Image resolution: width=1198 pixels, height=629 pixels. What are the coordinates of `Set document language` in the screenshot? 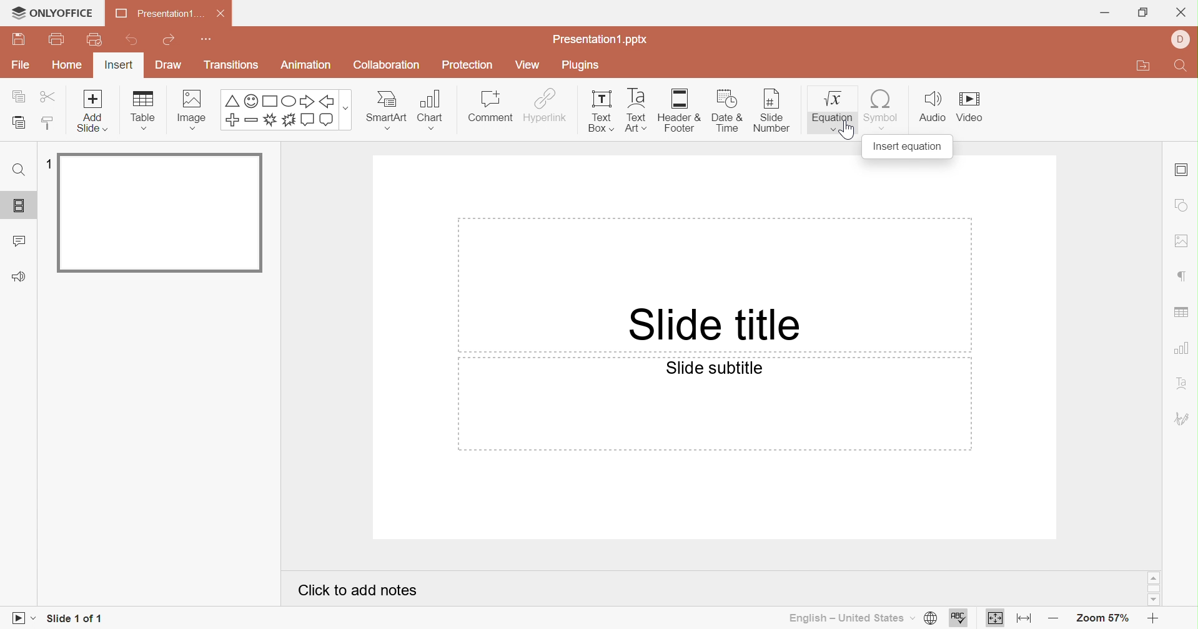 It's located at (931, 619).